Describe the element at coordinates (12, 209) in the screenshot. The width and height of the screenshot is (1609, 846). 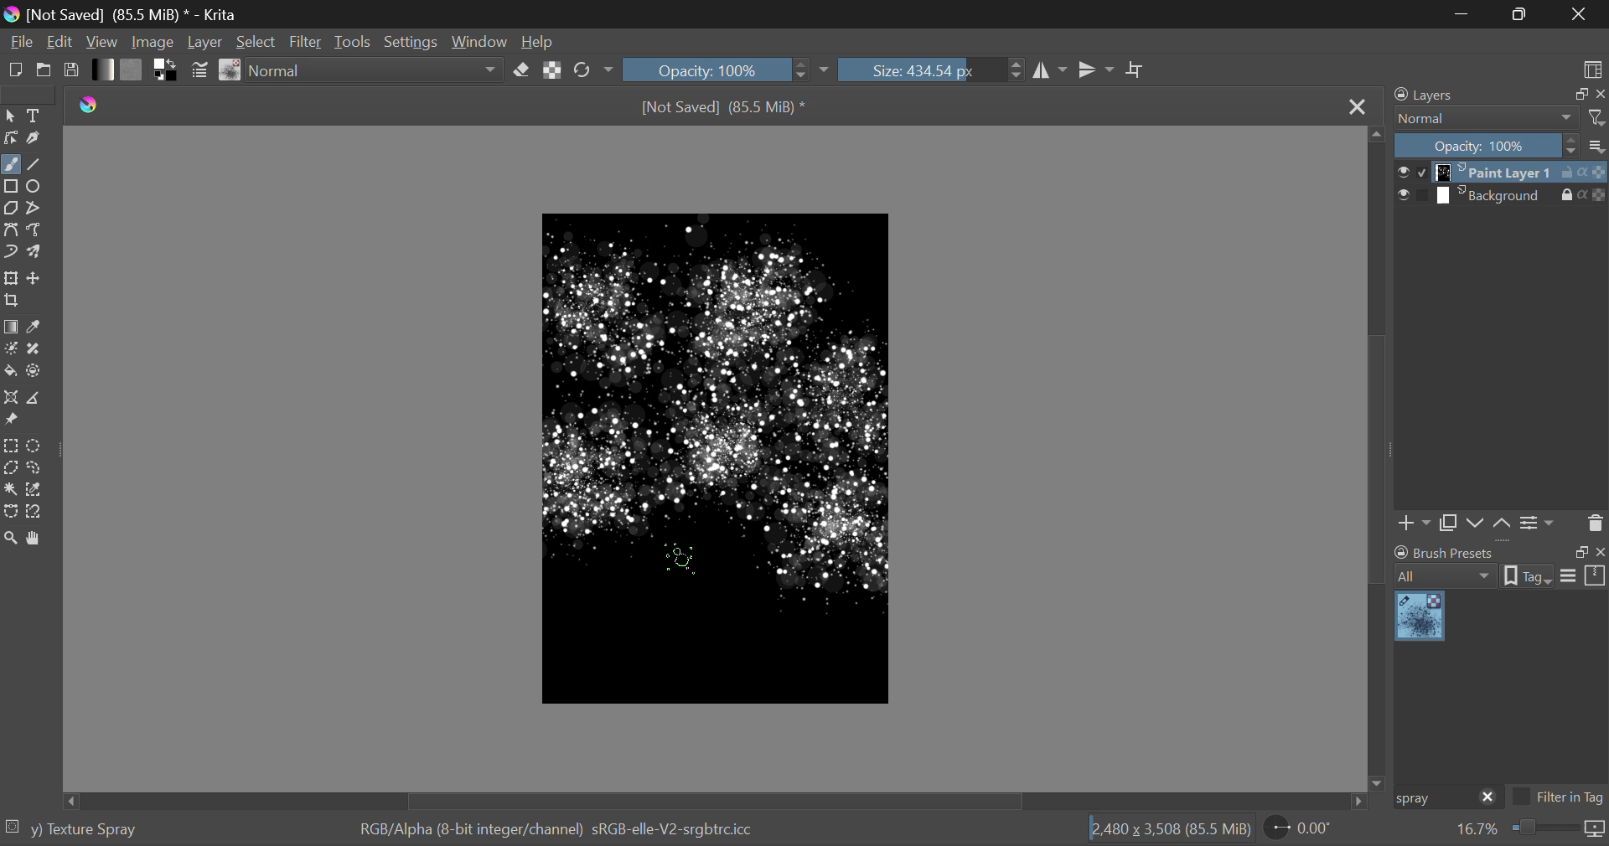
I see `Polygon` at that location.